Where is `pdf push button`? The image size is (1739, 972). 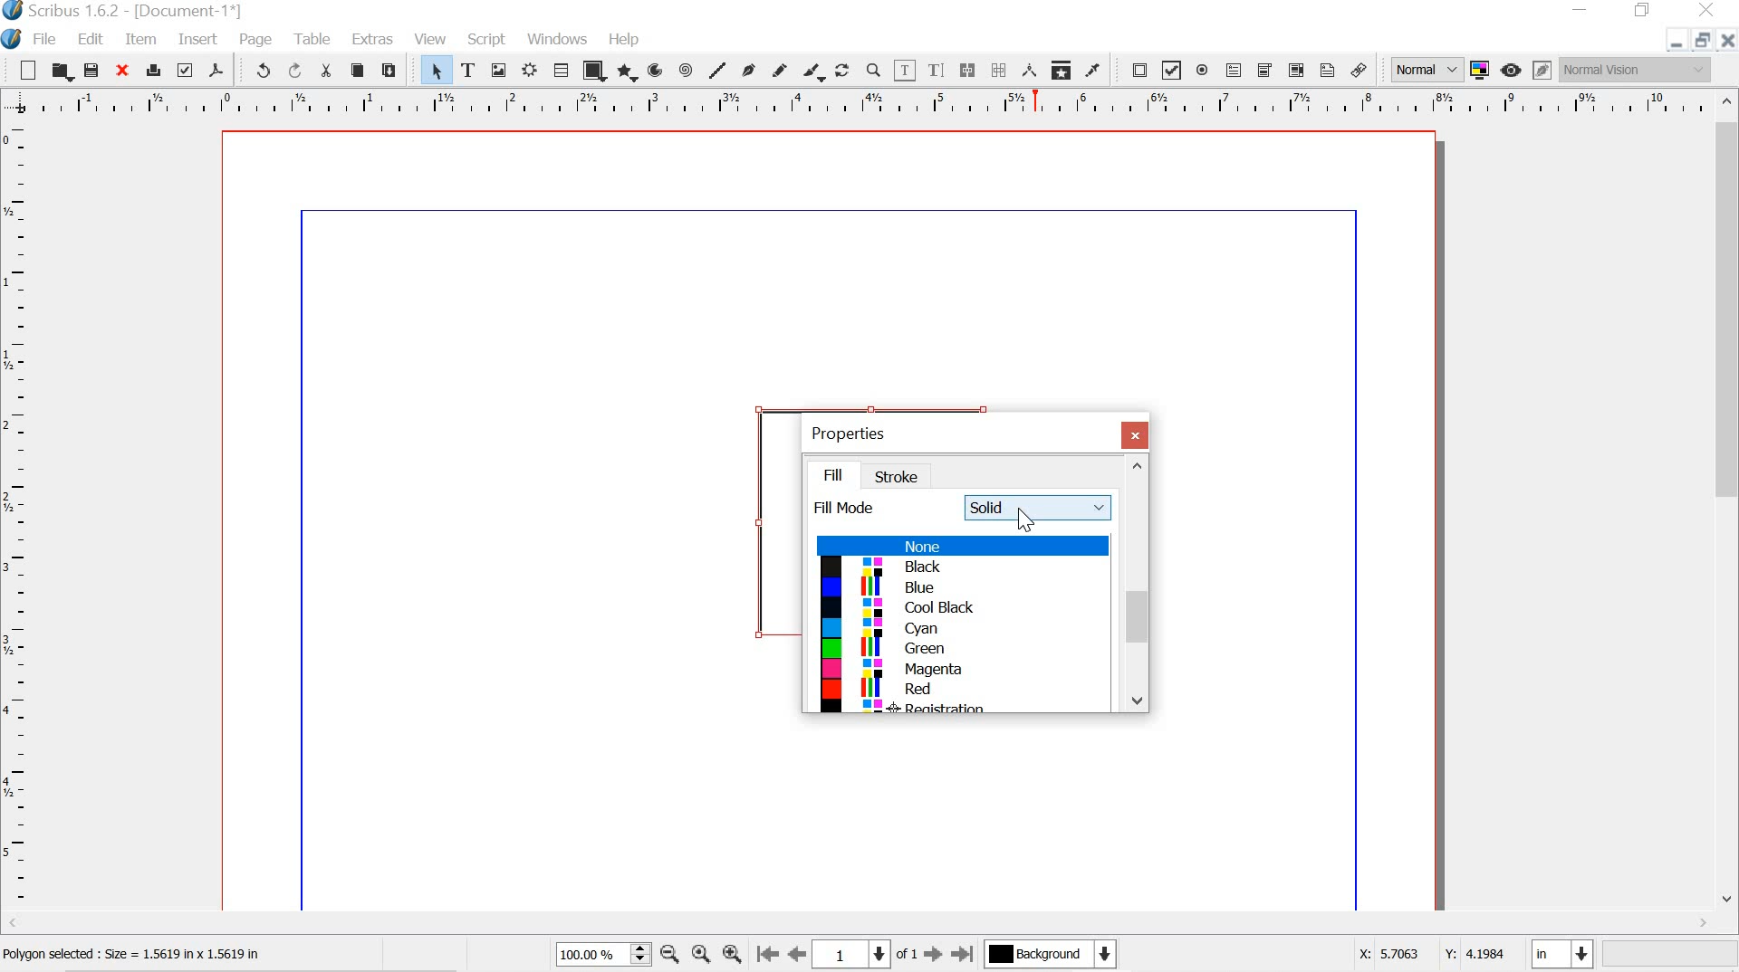
pdf push button is located at coordinates (1138, 69).